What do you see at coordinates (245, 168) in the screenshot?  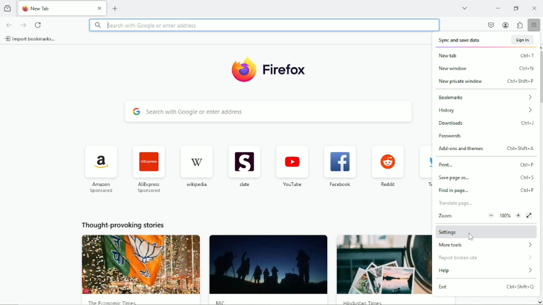 I see `slate` at bounding box center [245, 168].